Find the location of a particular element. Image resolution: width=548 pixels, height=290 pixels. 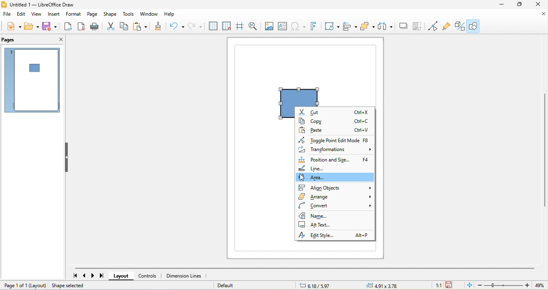

close is located at coordinates (539, 5).